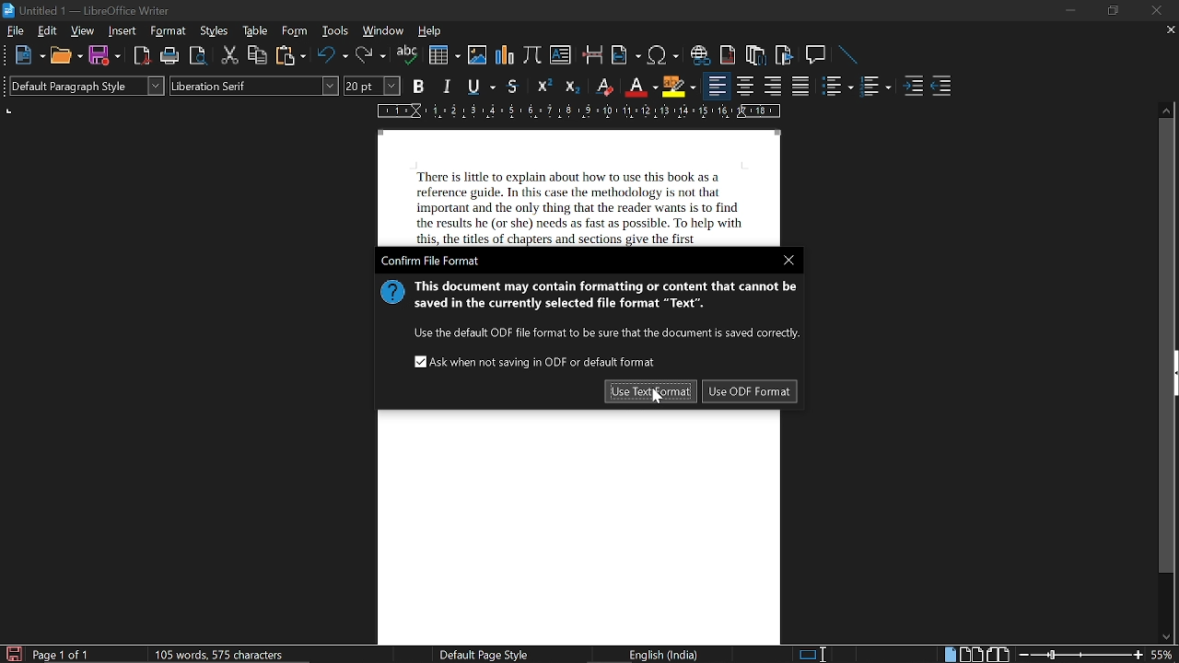 This screenshot has width=1179, height=663. I want to click on export as pdf, so click(143, 55).